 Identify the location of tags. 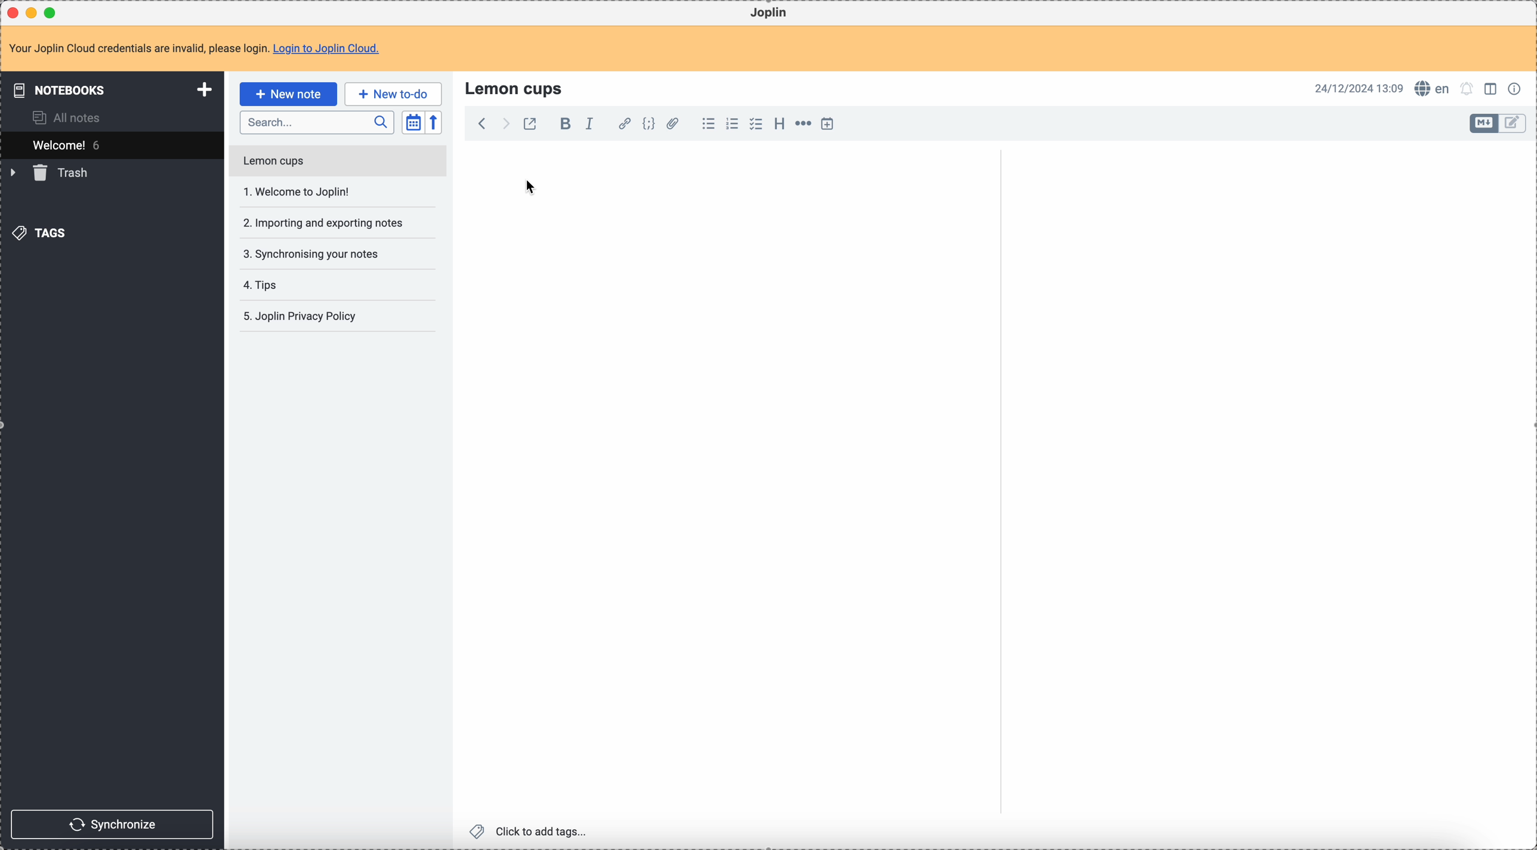
(42, 232).